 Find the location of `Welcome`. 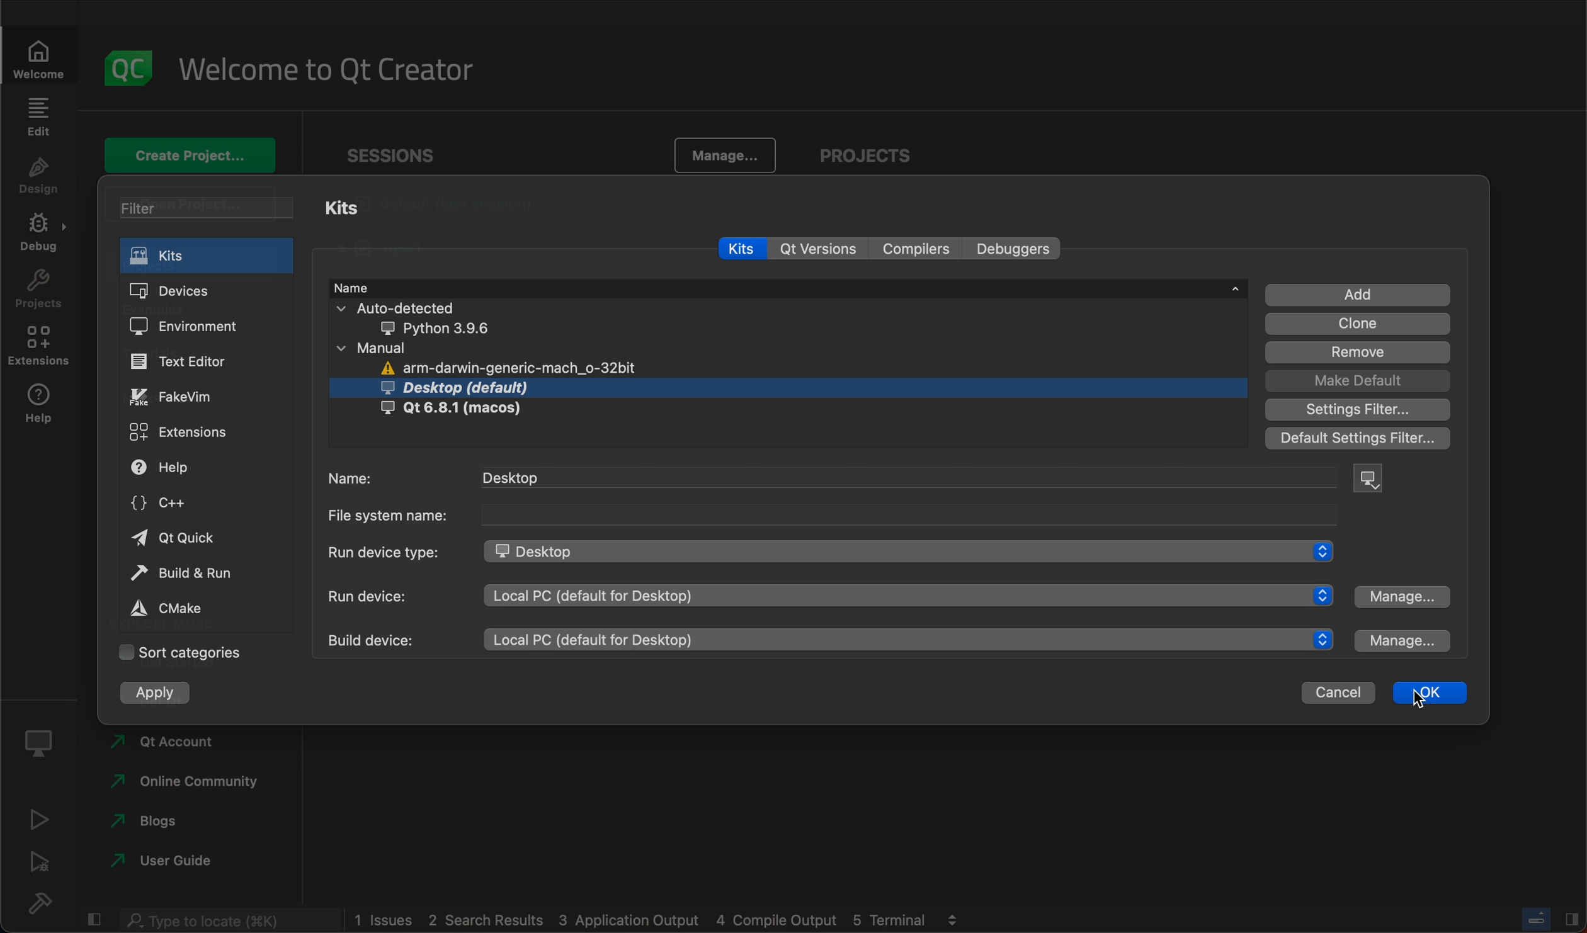

Welcome is located at coordinates (46, 57).